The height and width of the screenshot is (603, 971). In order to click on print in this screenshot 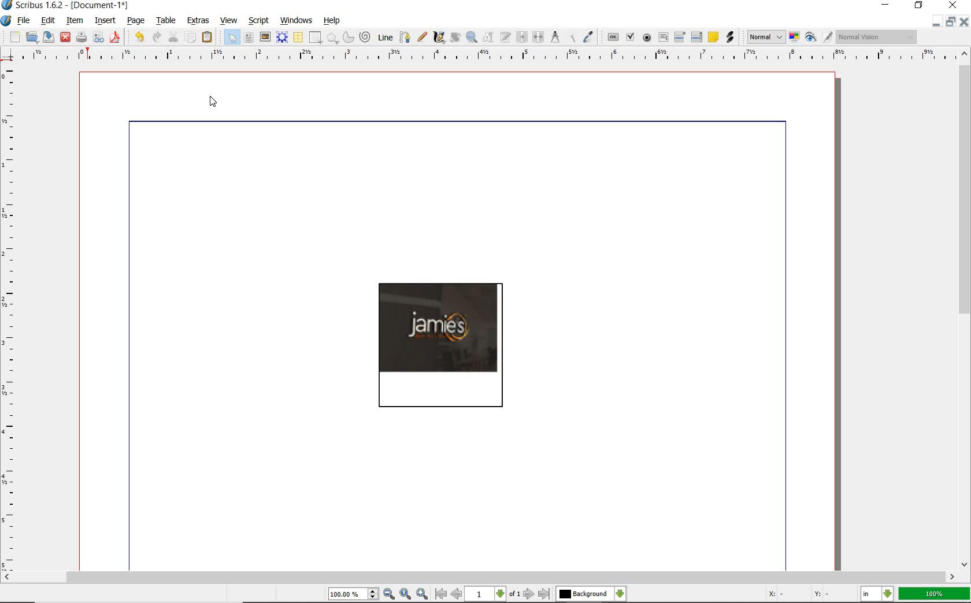, I will do `click(81, 36)`.